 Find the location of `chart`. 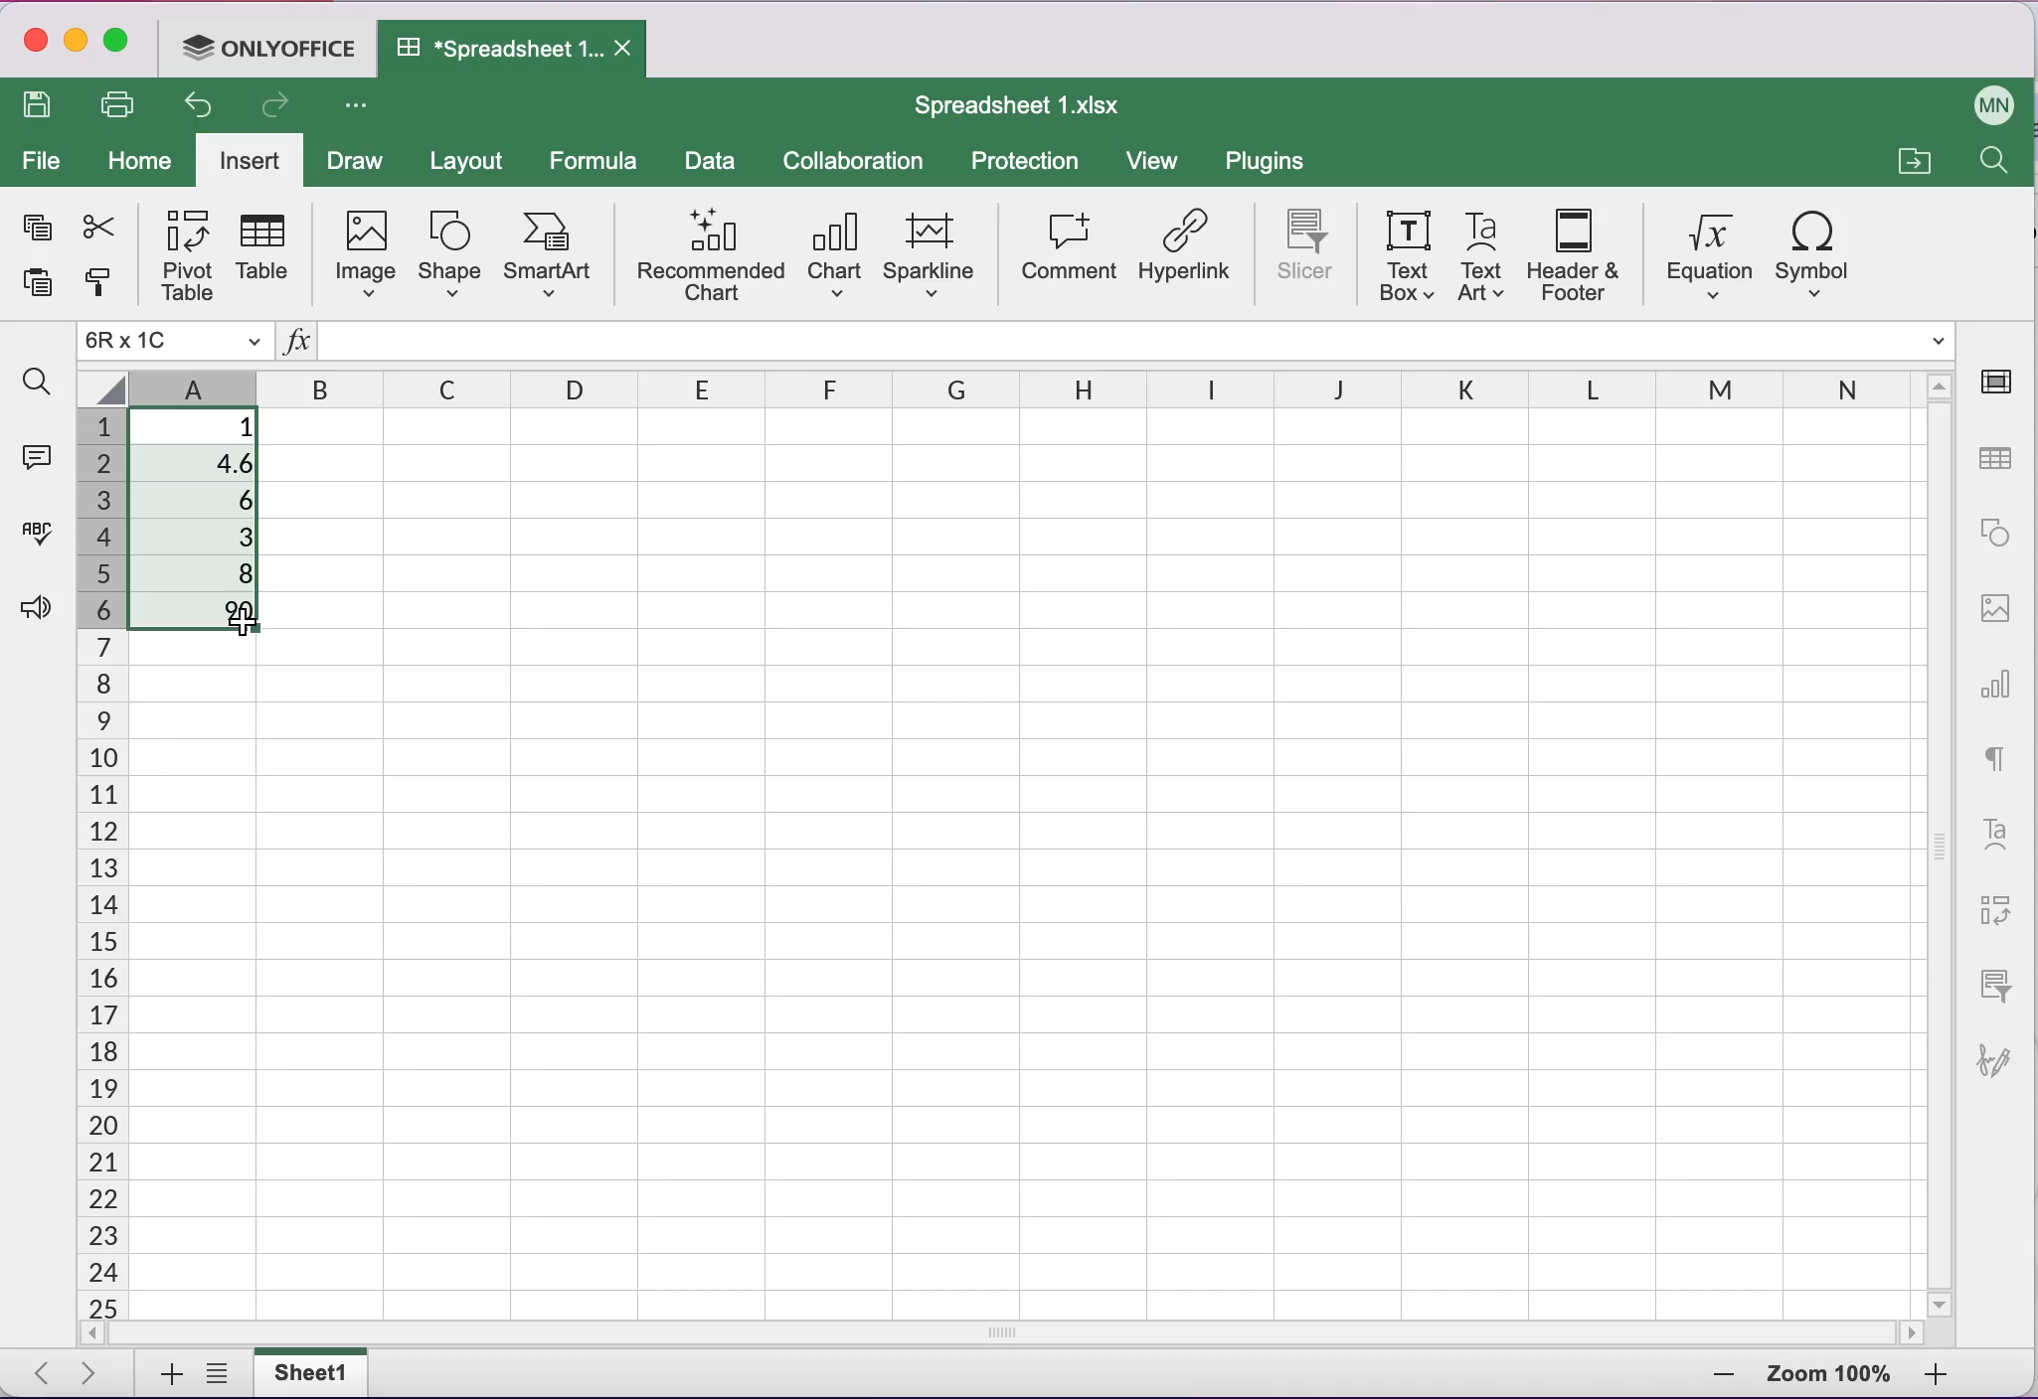

chart is located at coordinates (834, 258).